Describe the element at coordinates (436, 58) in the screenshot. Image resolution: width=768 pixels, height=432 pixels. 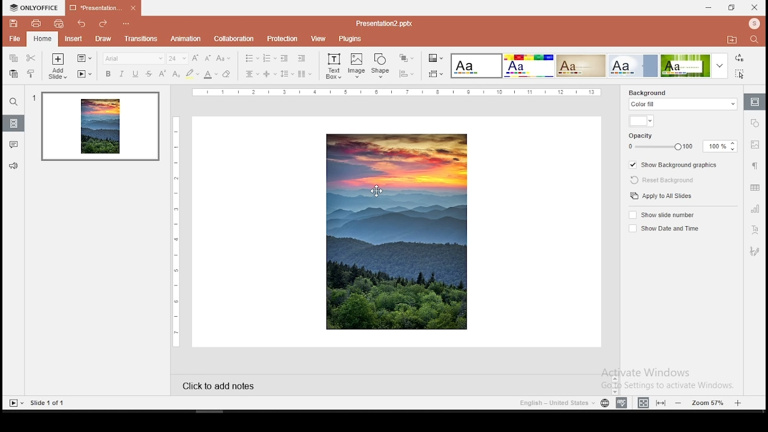
I see `change color theme` at that location.